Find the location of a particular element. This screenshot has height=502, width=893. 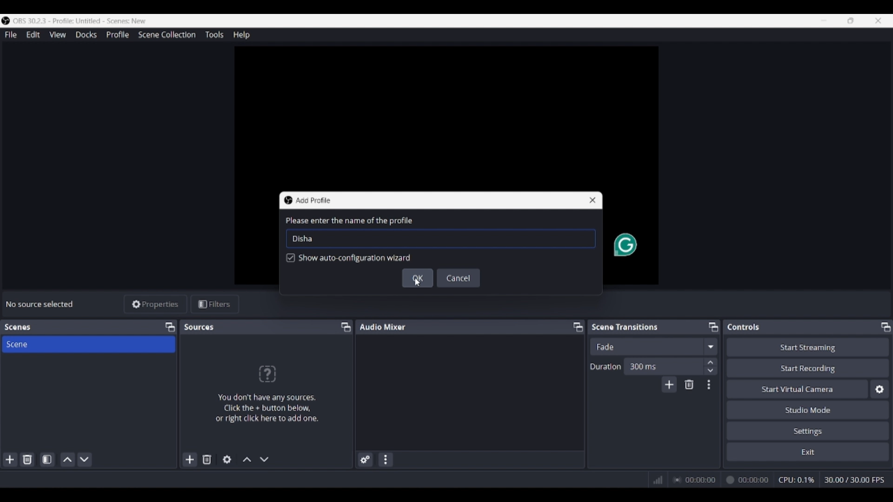

Typing in profile name is located at coordinates (293, 238).